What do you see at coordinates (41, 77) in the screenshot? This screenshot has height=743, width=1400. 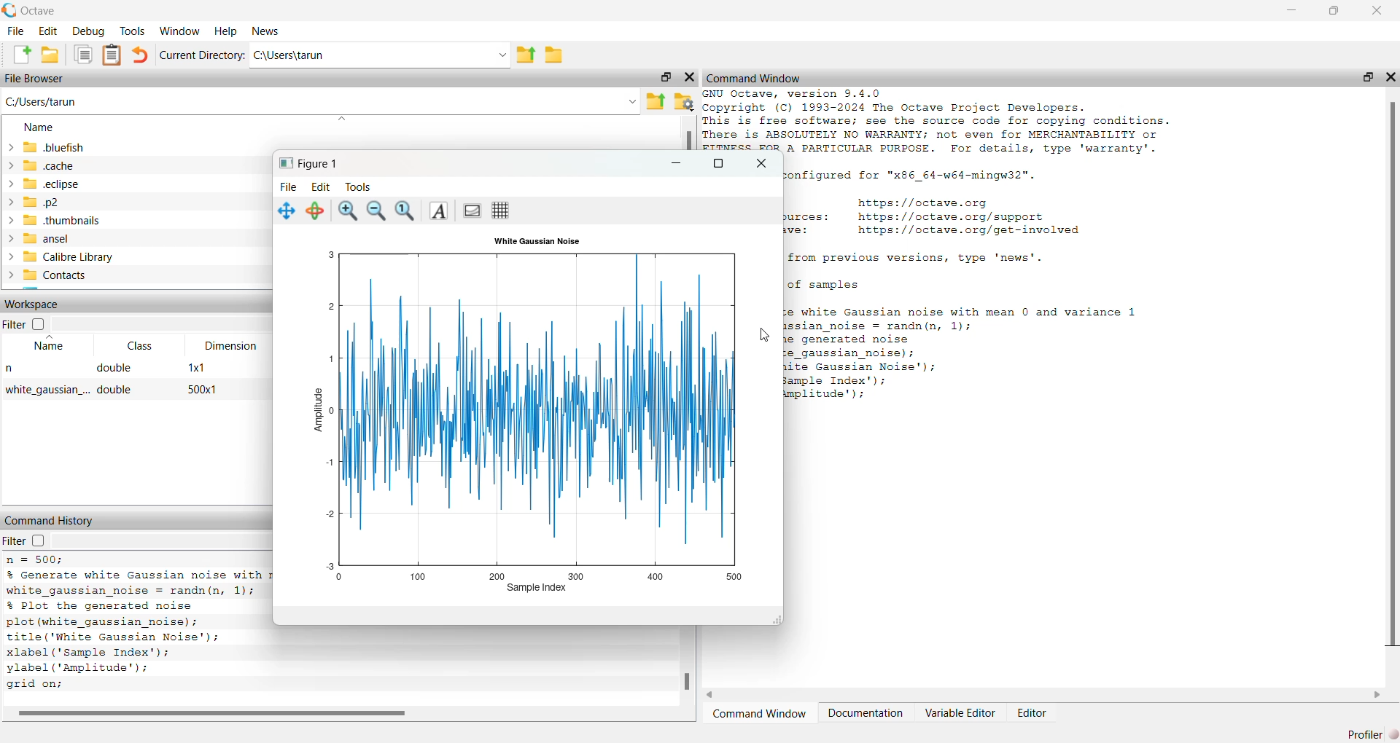 I see `File Browser` at bounding box center [41, 77].